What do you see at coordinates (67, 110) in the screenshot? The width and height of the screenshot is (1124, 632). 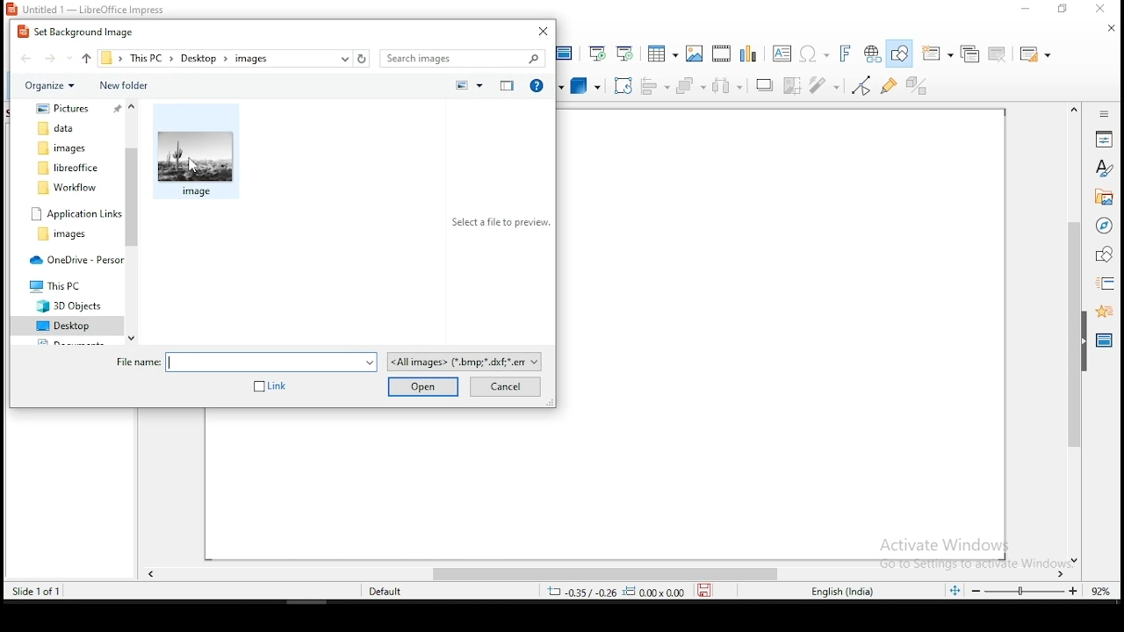 I see `pictures` at bounding box center [67, 110].